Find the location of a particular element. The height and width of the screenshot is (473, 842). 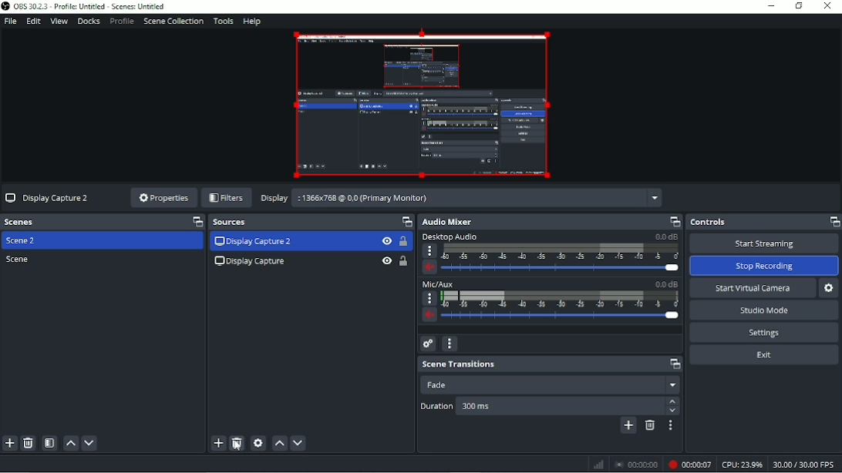

Studio Mode is located at coordinates (766, 310).